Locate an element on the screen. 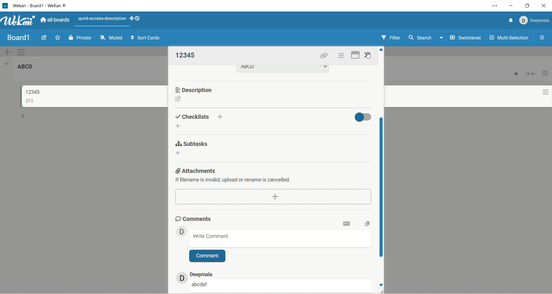 Image resolution: width=552 pixels, height=294 pixels. comments is located at coordinates (193, 218).